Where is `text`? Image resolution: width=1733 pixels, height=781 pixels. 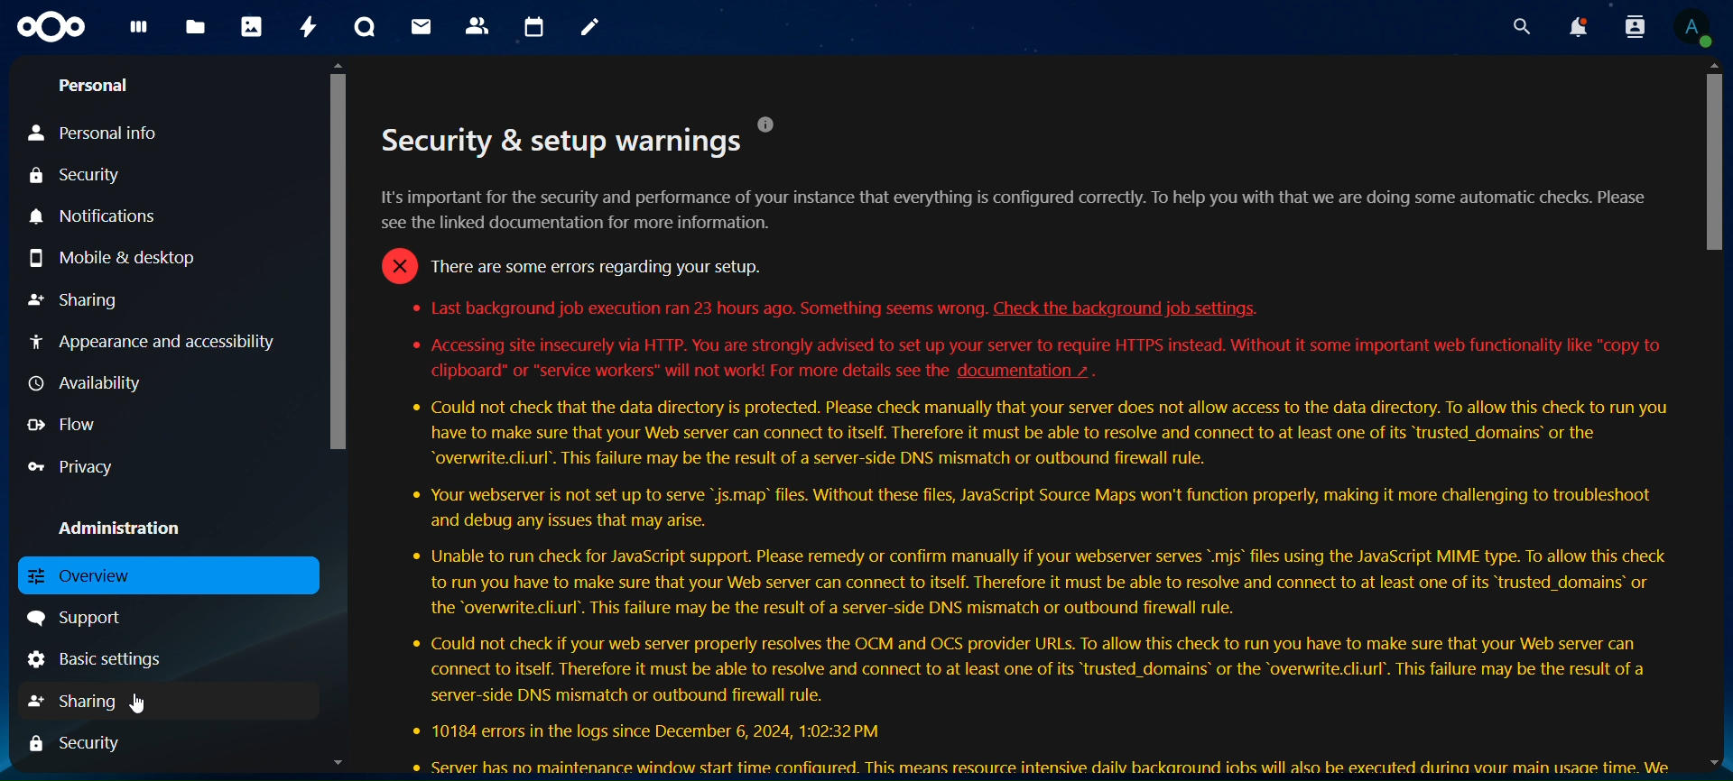 text is located at coordinates (1029, 445).